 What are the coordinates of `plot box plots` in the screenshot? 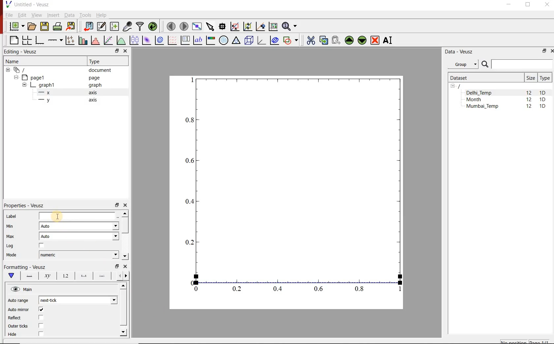 It's located at (134, 40).